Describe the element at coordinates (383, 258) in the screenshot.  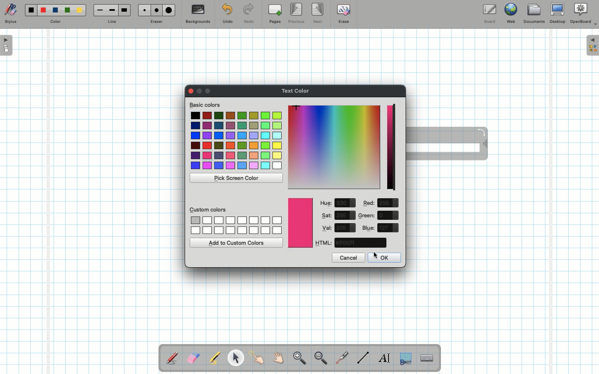
I see `OK` at that location.